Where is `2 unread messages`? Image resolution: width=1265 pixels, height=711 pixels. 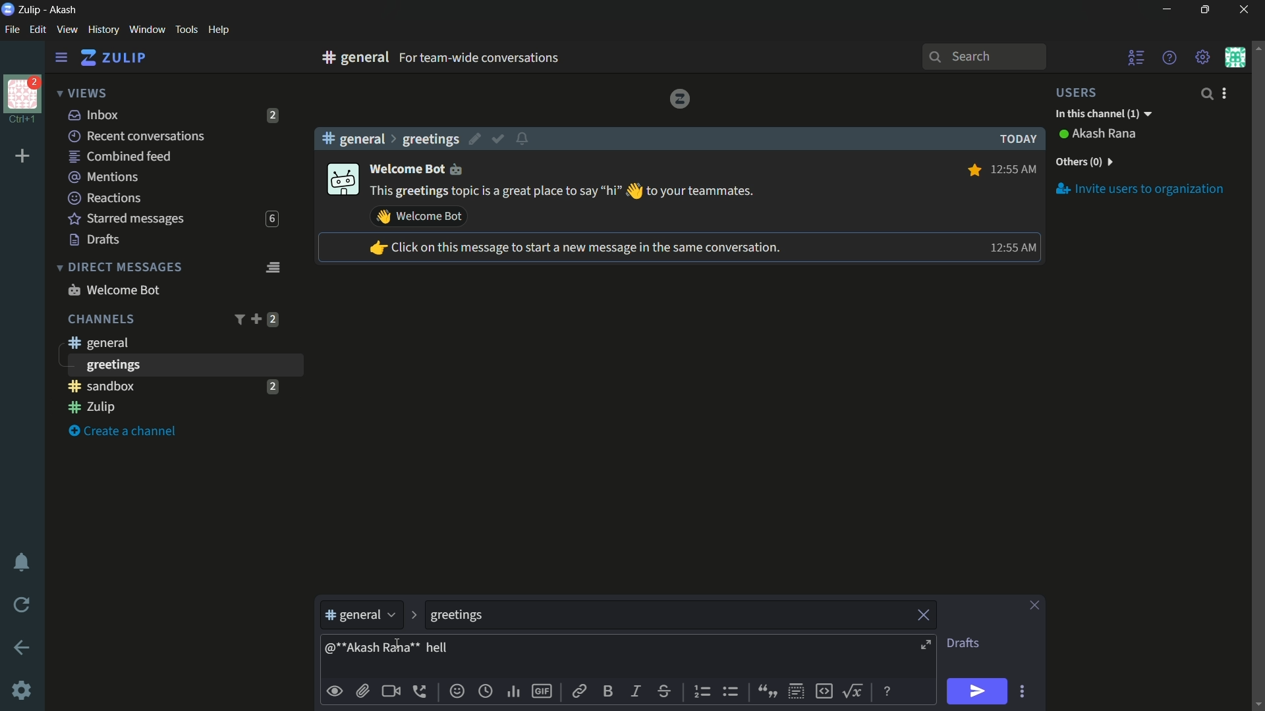 2 unread messages is located at coordinates (272, 386).